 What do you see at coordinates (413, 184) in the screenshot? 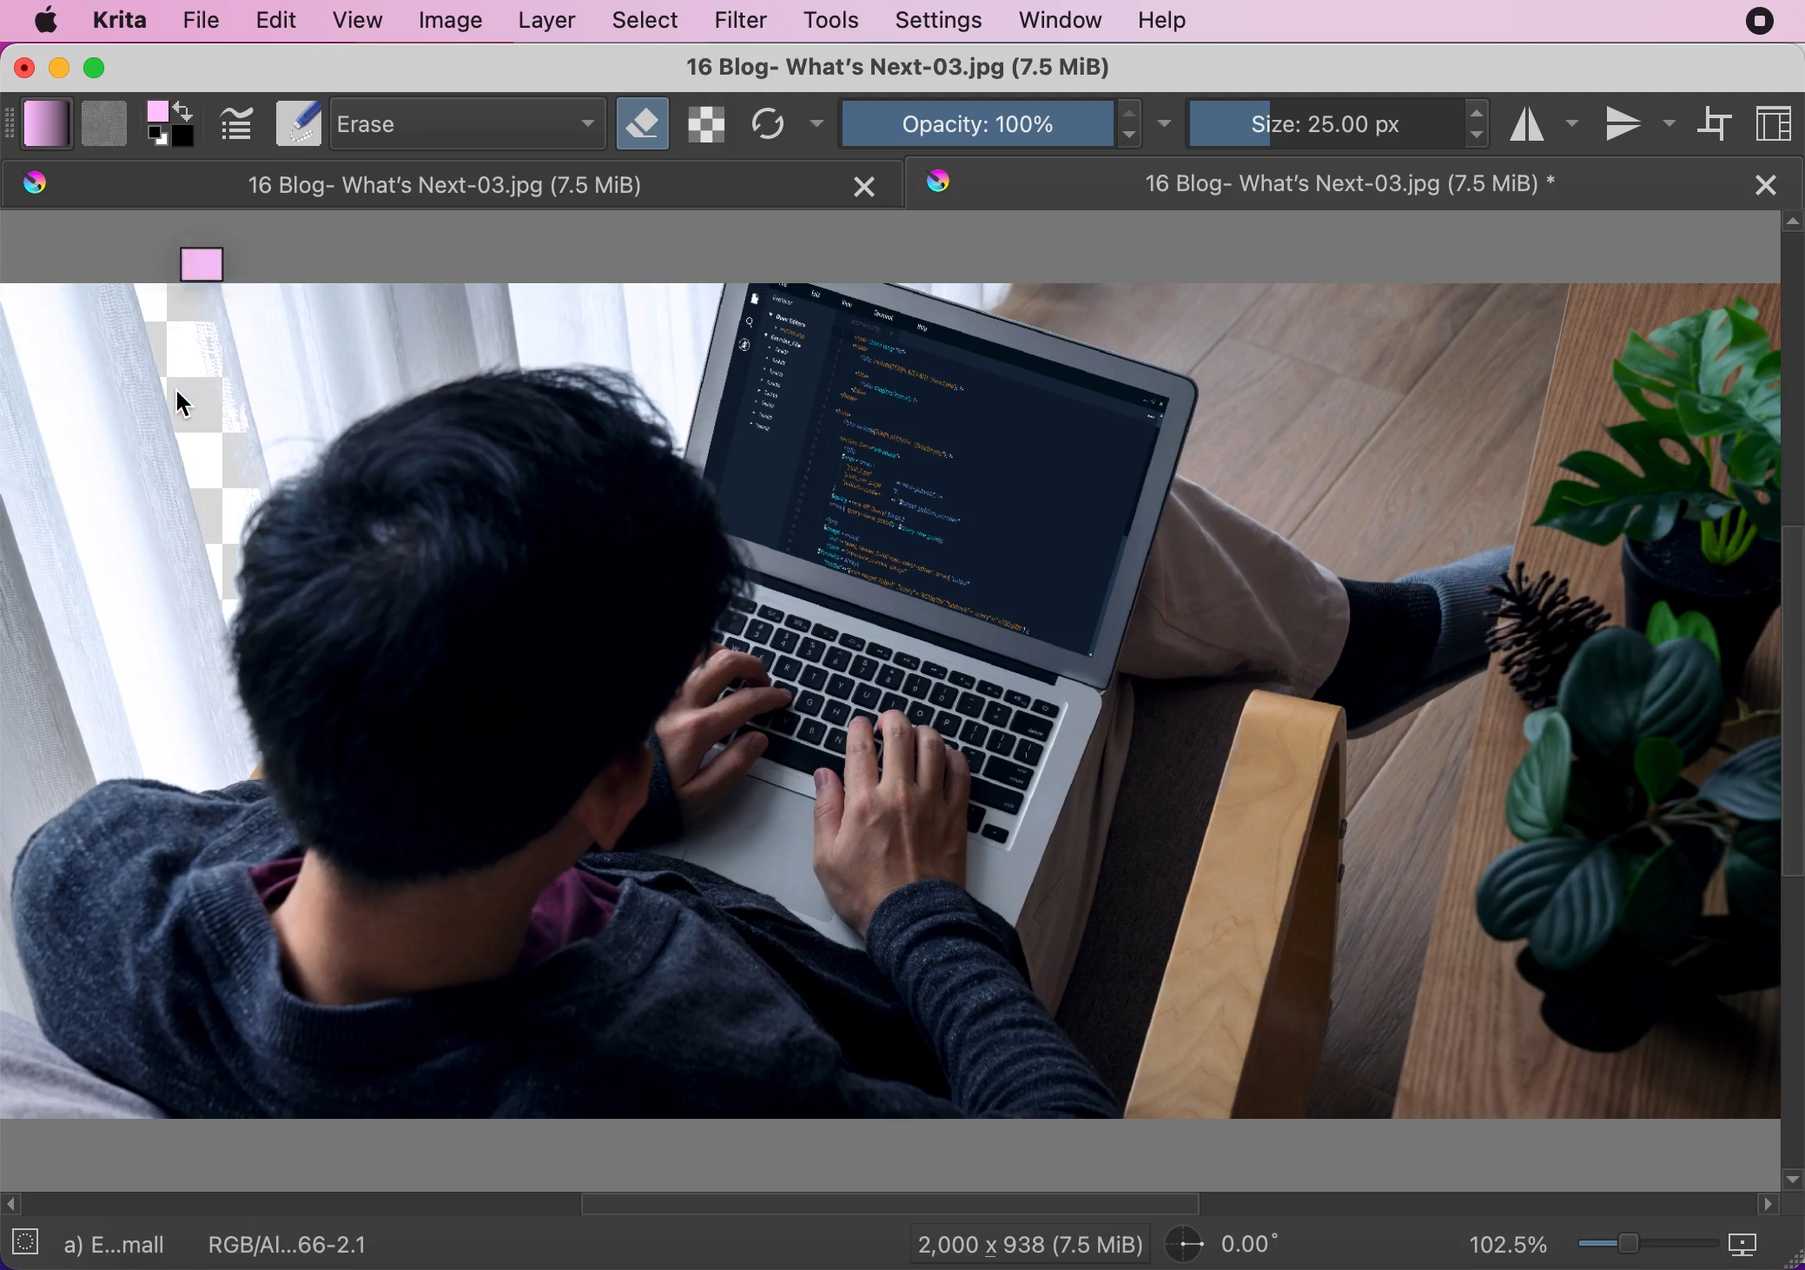
I see `16 Blog- What's Next-03.jpg (7.5 MiB)` at bounding box center [413, 184].